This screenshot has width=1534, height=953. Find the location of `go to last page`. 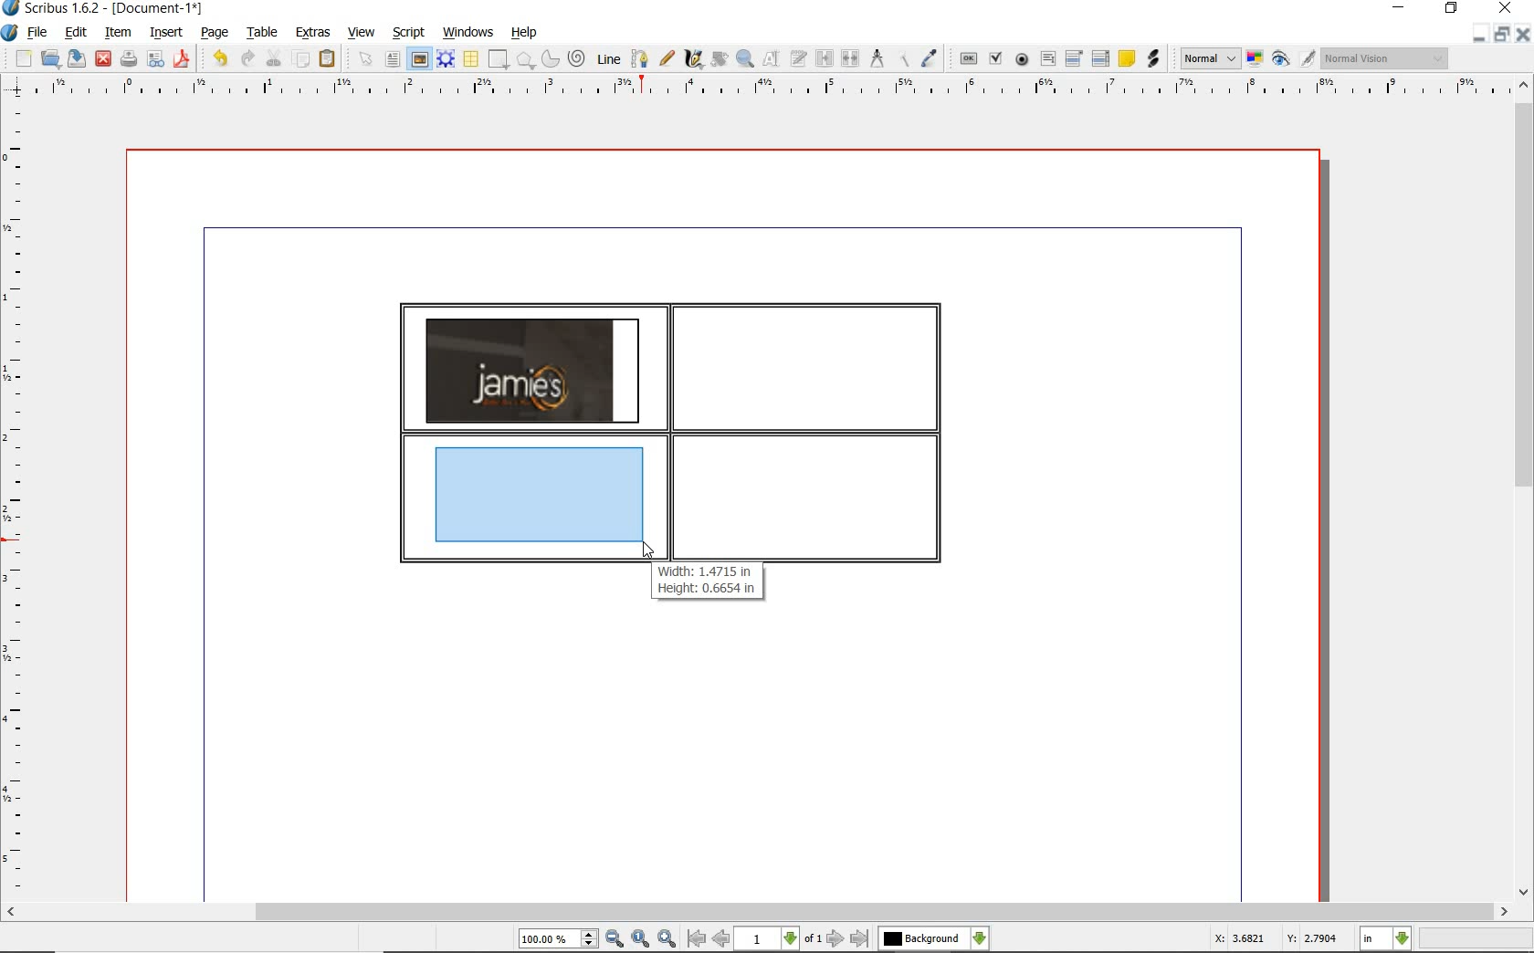

go to last page is located at coordinates (861, 938).